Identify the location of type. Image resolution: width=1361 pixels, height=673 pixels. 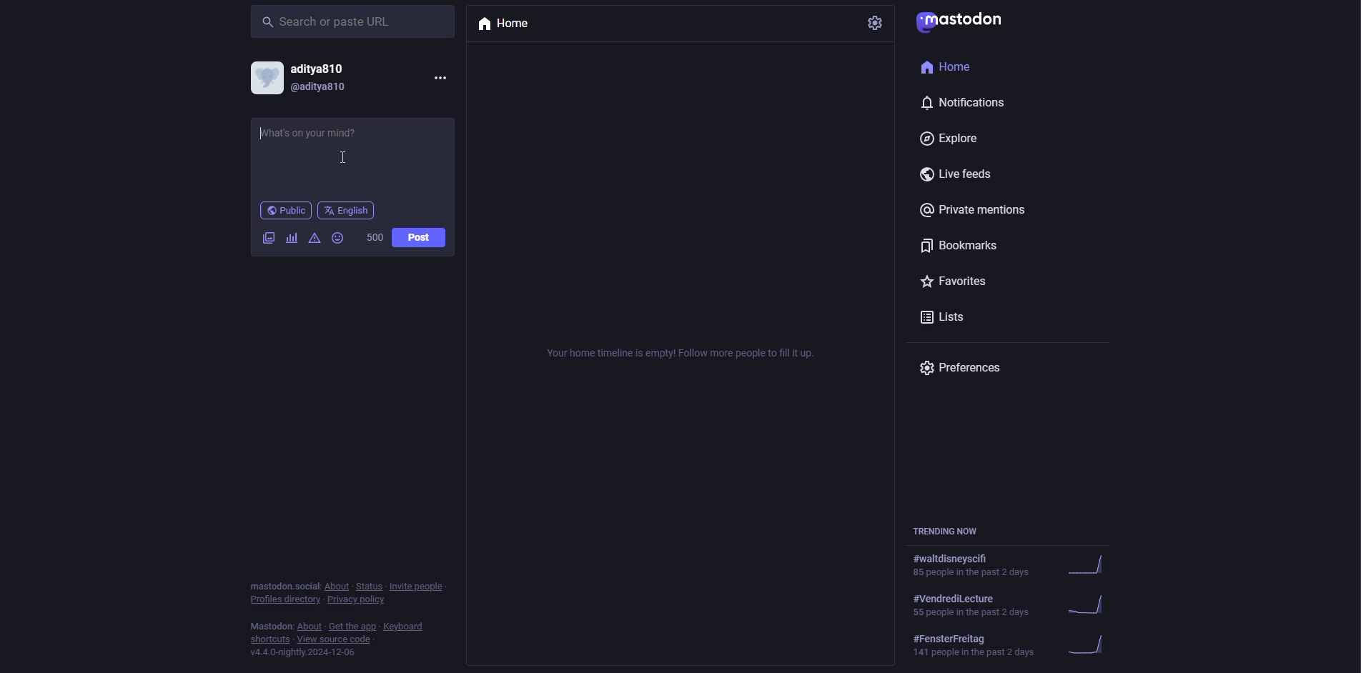
(314, 137).